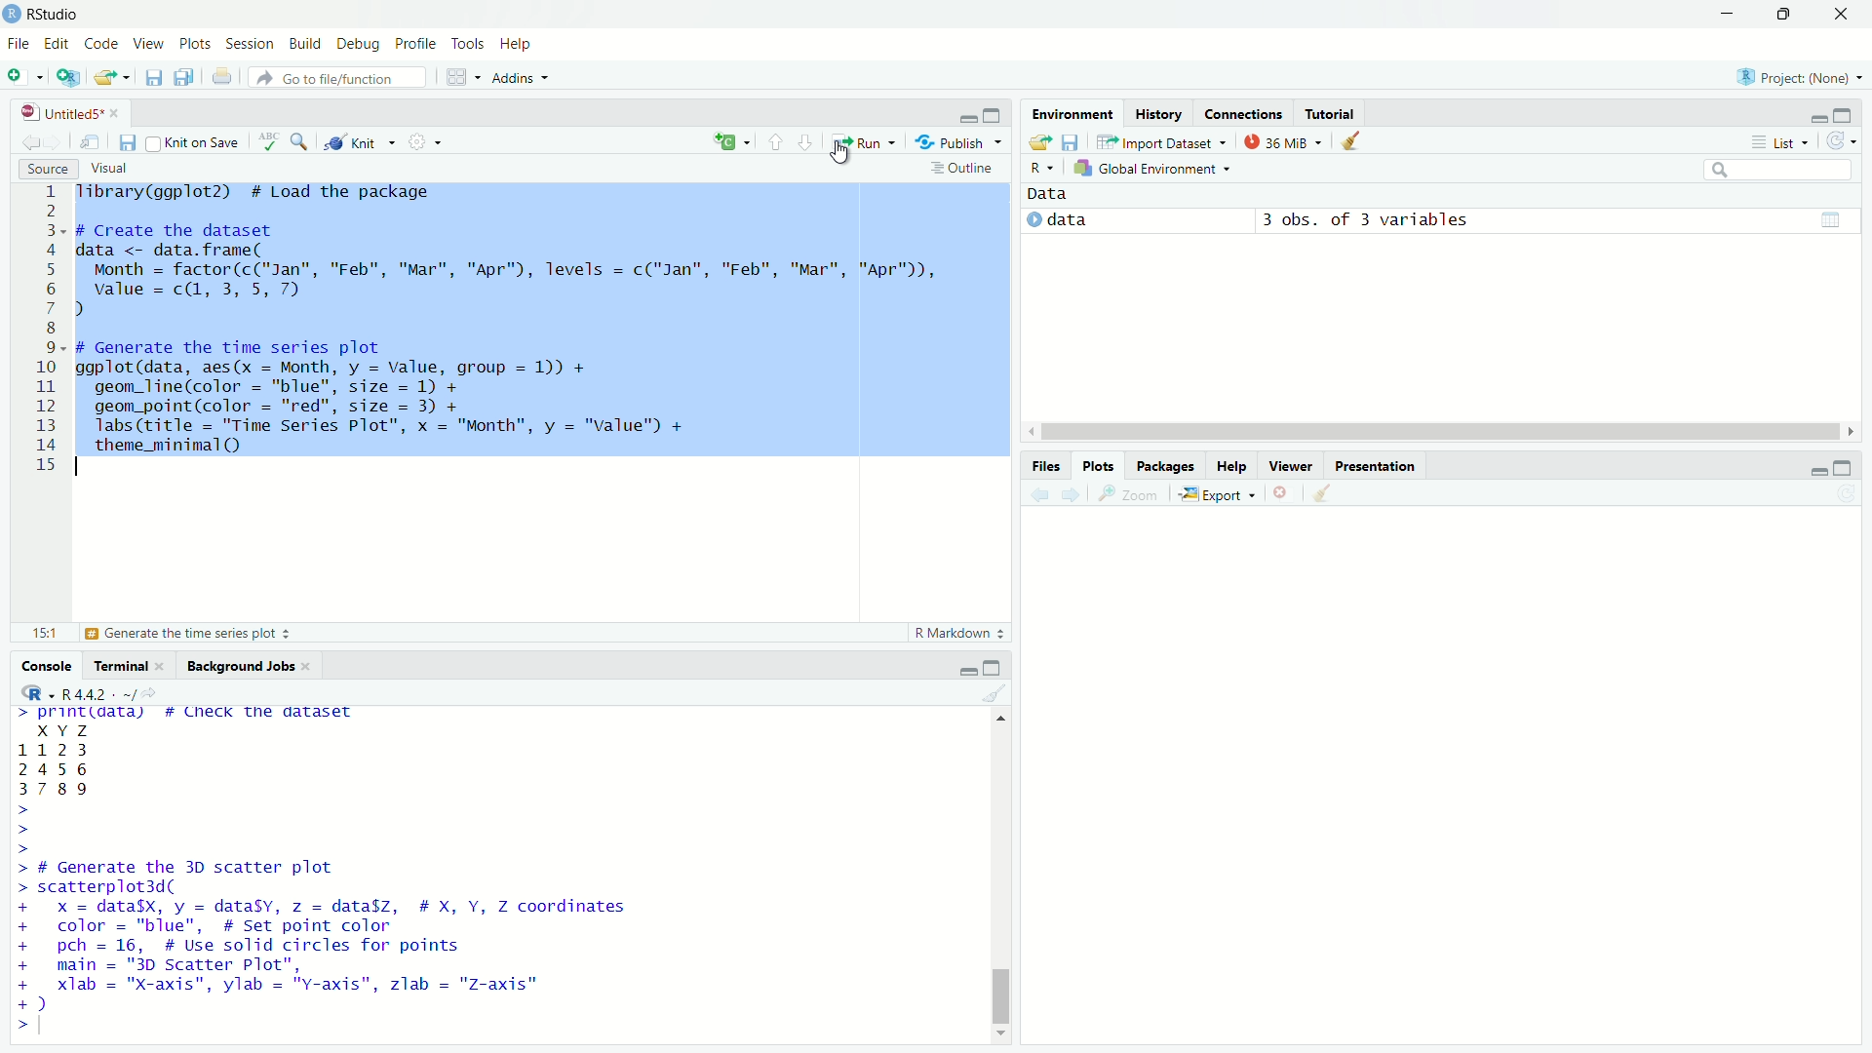 The image size is (1872, 1053). What do you see at coordinates (994, 693) in the screenshot?
I see `clear console` at bounding box center [994, 693].